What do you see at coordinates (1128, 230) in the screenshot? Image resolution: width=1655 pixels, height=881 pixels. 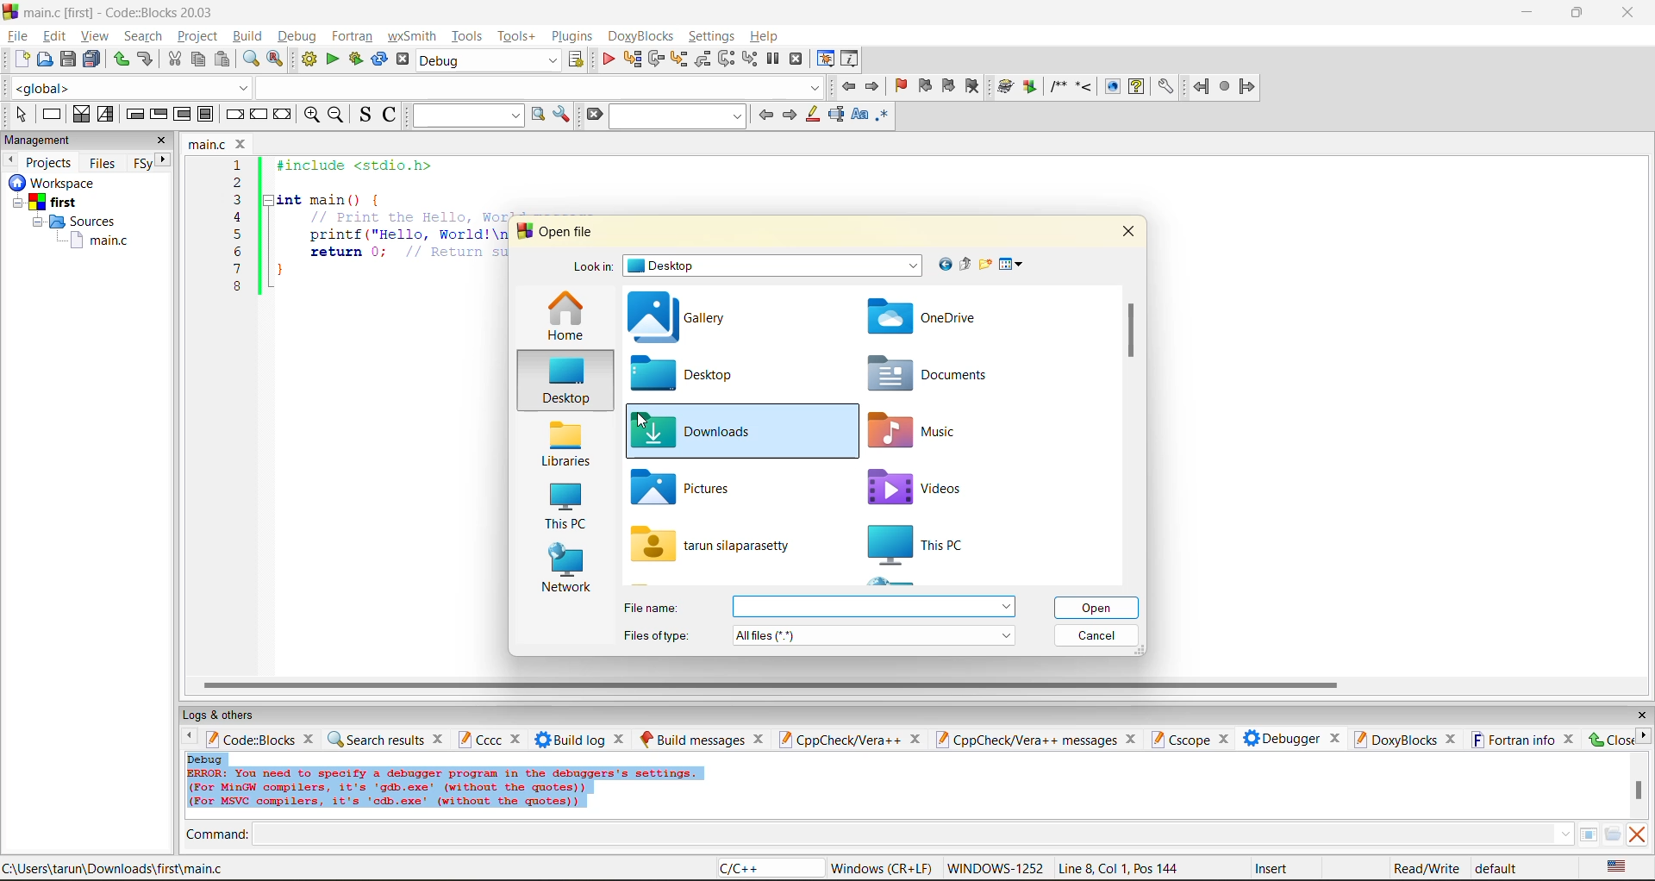 I see `close` at bounding box center [1128, 230].